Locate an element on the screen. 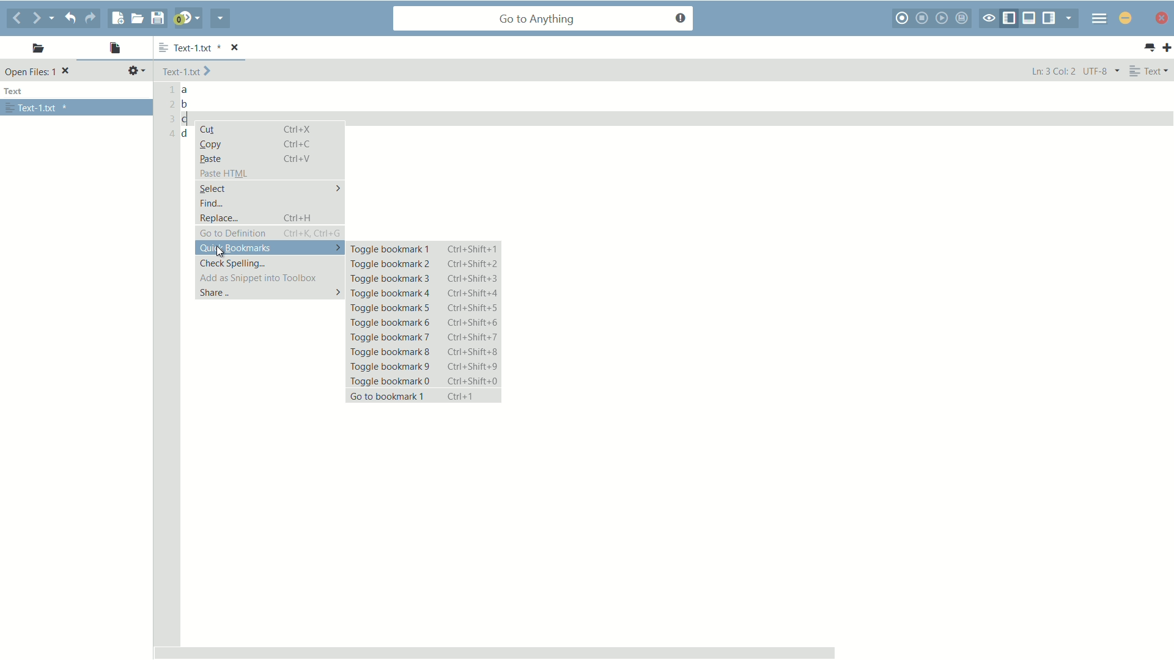 The width and height of the screenshot is (1174, 660). Text-1.txt > is located at coordinates (188, 71).